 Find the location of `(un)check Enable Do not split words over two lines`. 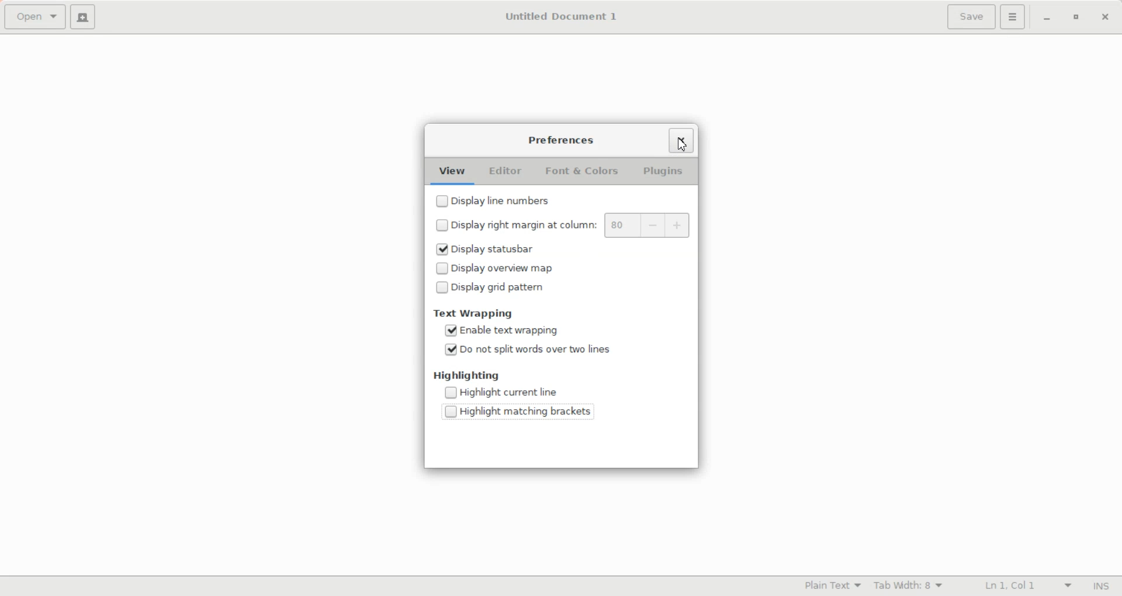

(un)check Enable Do not split words over two lines is located at coordinates (524, 348).